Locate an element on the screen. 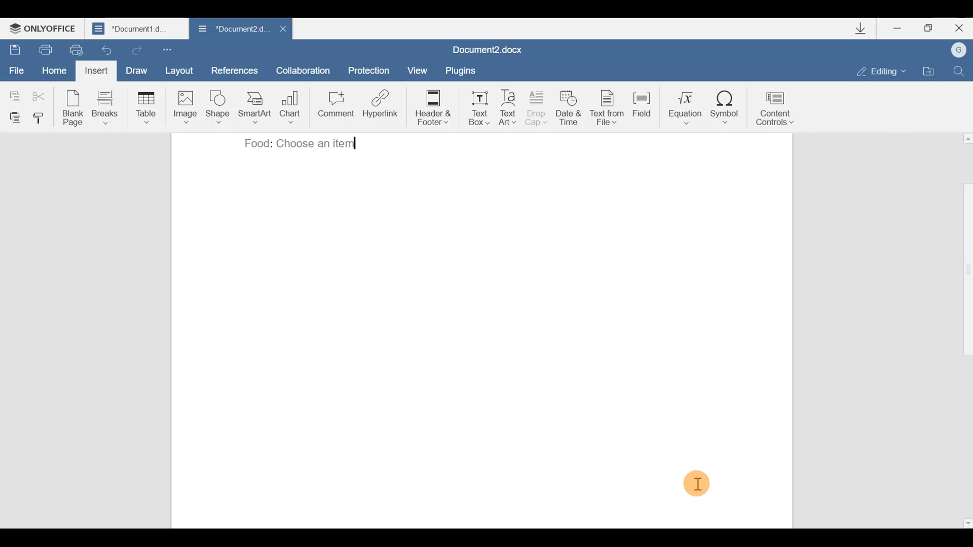 Image resolution: width=973 pixels, height=547 pixels. Downloads is located at coordinates (860, 28).